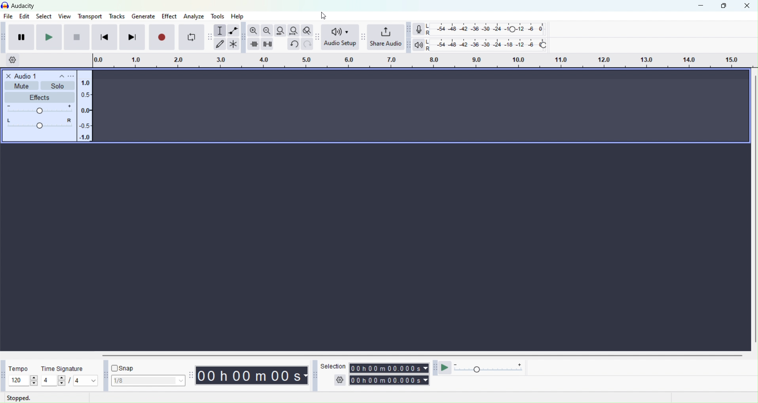 This screenshot has height=403, width=758. Describe the element at coordinates (702, 6) in the screenshot. I see `Minimize` at that location.